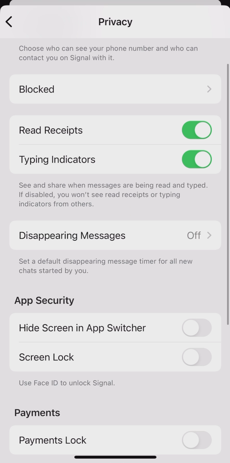  Describe the element at coordinates (67, 383) in the screenshot. I see `information text` at that location.